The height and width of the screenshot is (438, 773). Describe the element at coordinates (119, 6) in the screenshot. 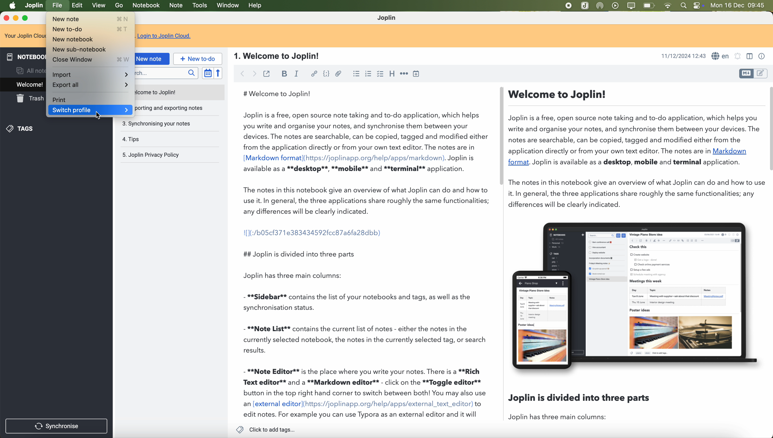

I see `go` at that location.